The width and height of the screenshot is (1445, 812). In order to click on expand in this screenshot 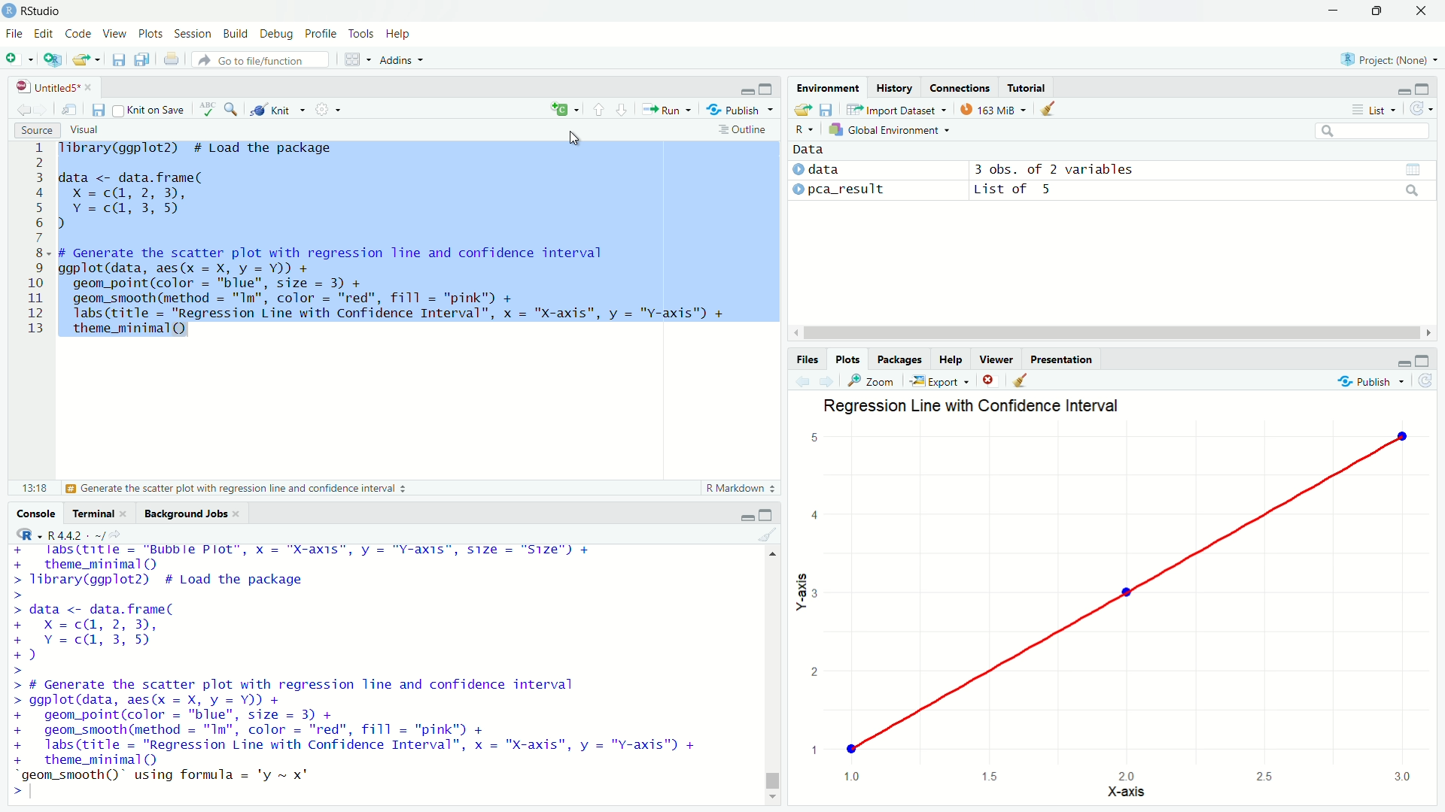, I will do `click(1423, 359)`.